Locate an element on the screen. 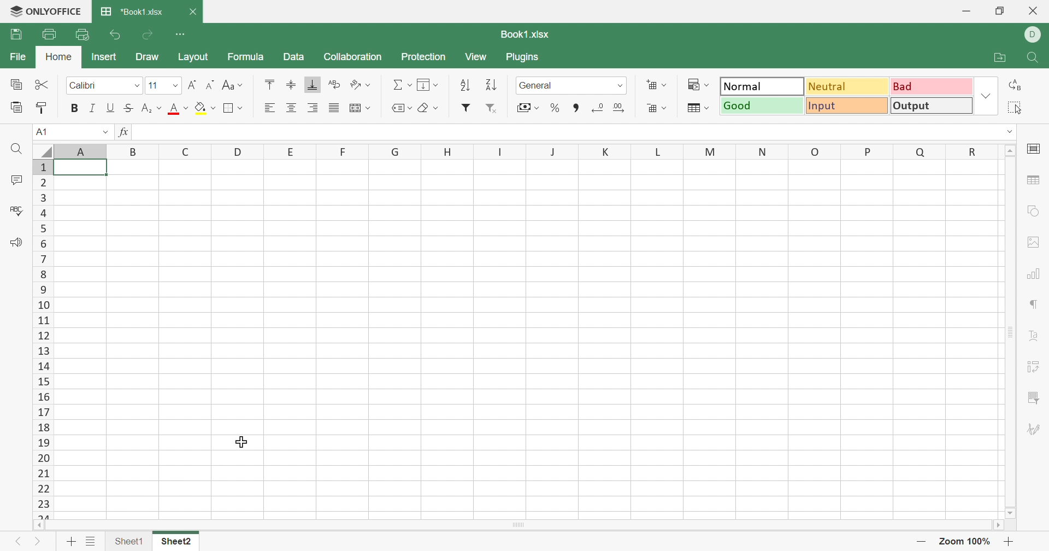 The image size is (1049, 551). fx is located at coordinates (124, 131).